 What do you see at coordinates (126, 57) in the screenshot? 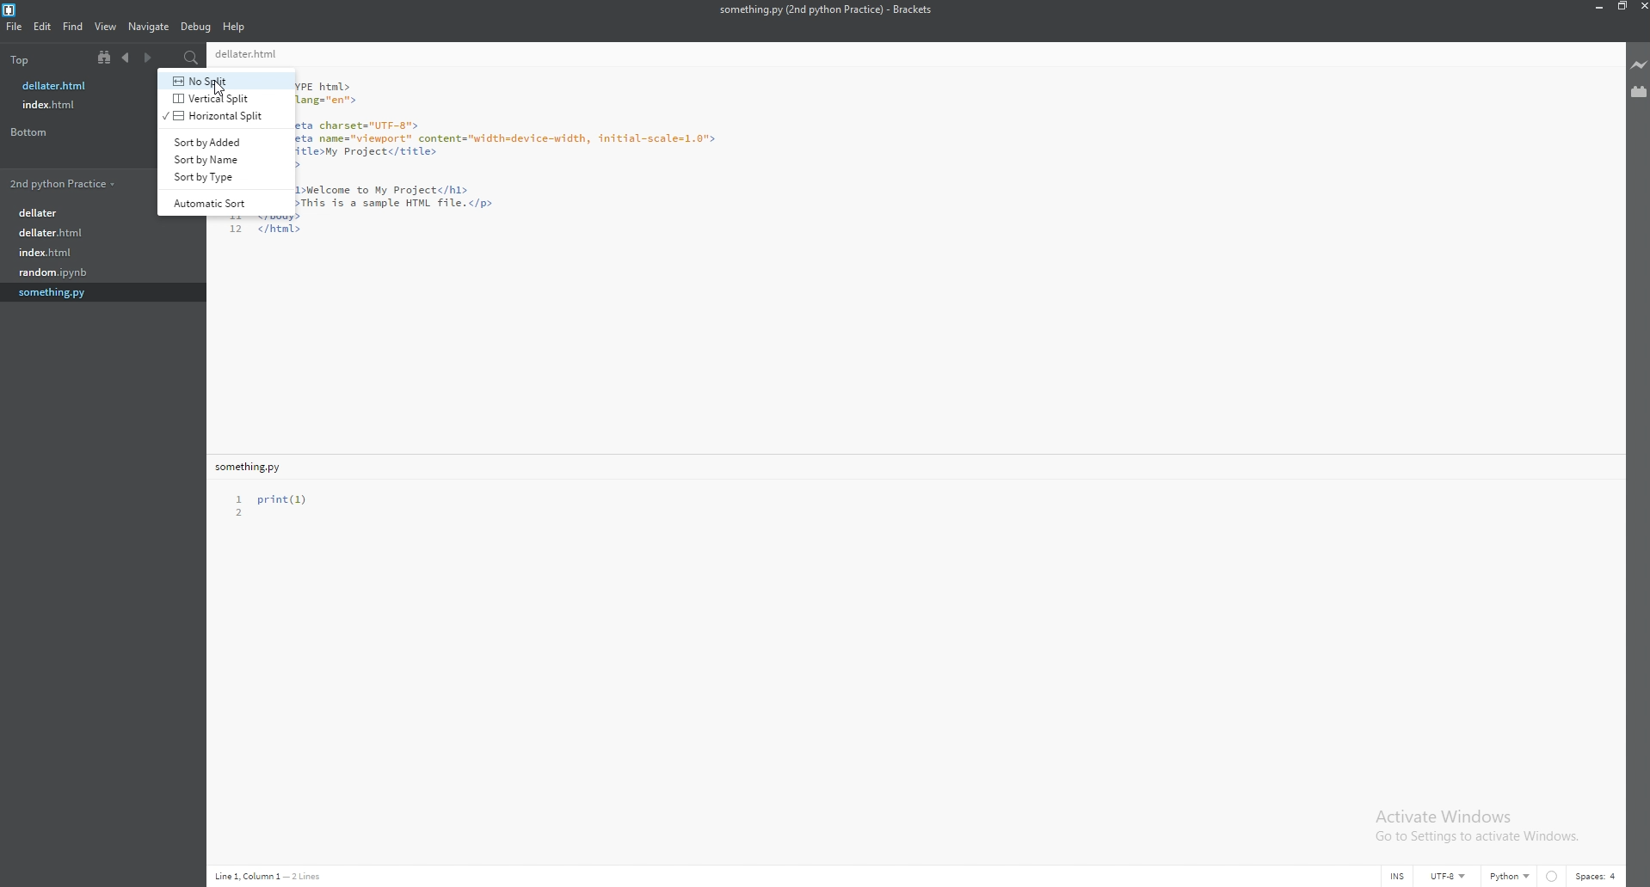
I see `previous` at bounding box center [126, 57].